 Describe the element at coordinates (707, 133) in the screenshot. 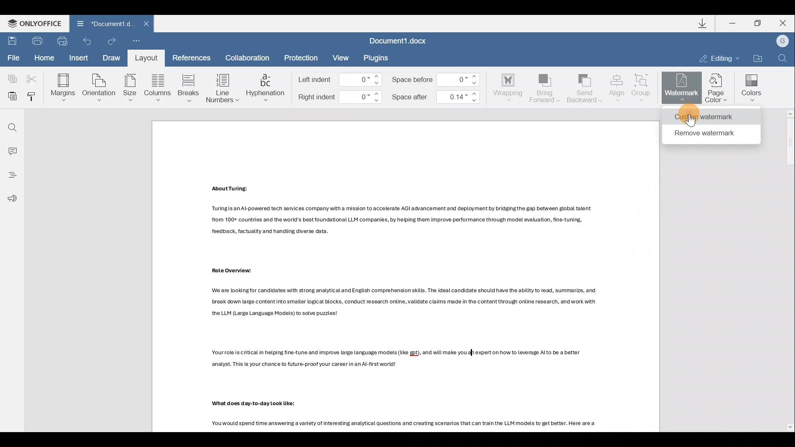

I see `Remove watermark` at that location.